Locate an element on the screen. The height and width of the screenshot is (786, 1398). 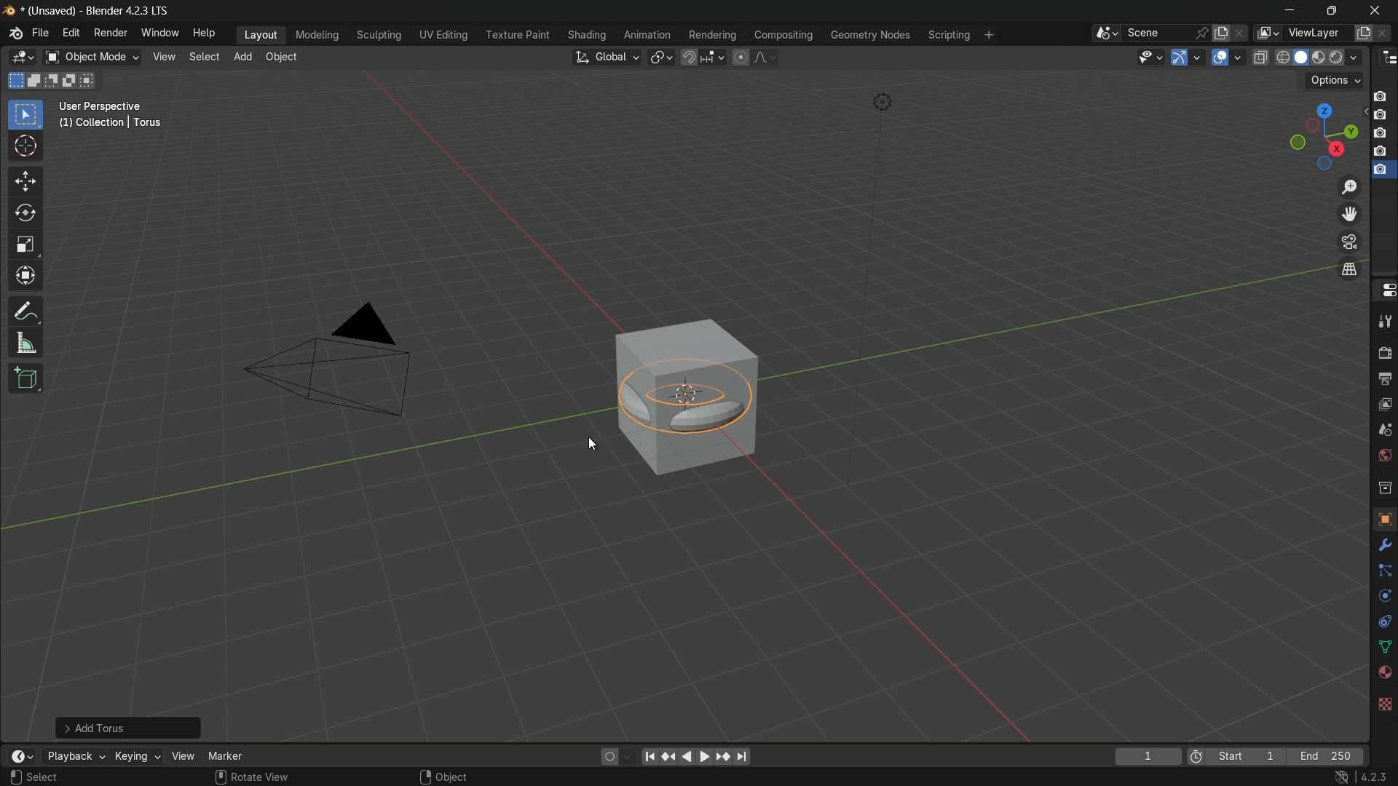
auto keyframe is located at coordinates (627, 757).